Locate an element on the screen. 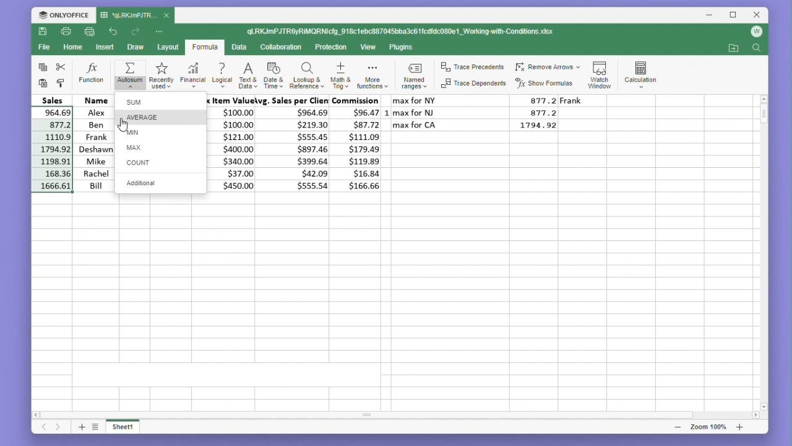  Save  is located at coordinates (42, 31).